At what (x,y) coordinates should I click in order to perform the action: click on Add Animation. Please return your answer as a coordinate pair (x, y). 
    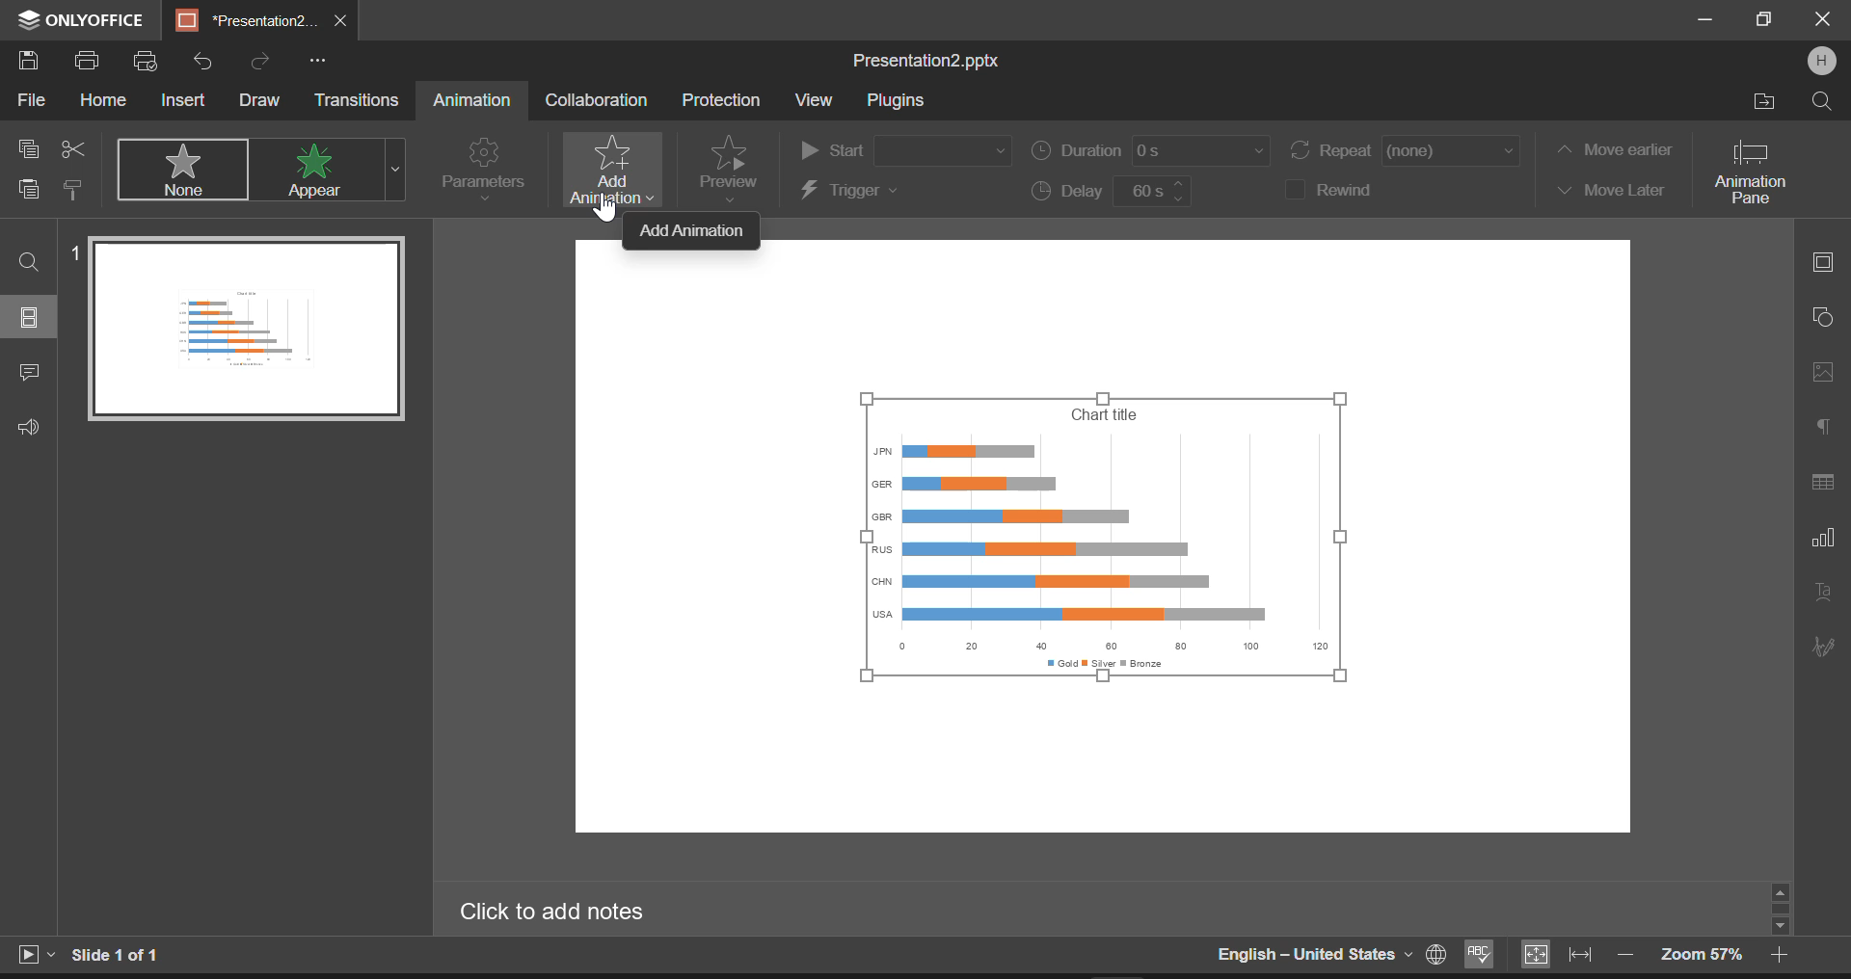
    Looking at the image, I should click on (607, 170).